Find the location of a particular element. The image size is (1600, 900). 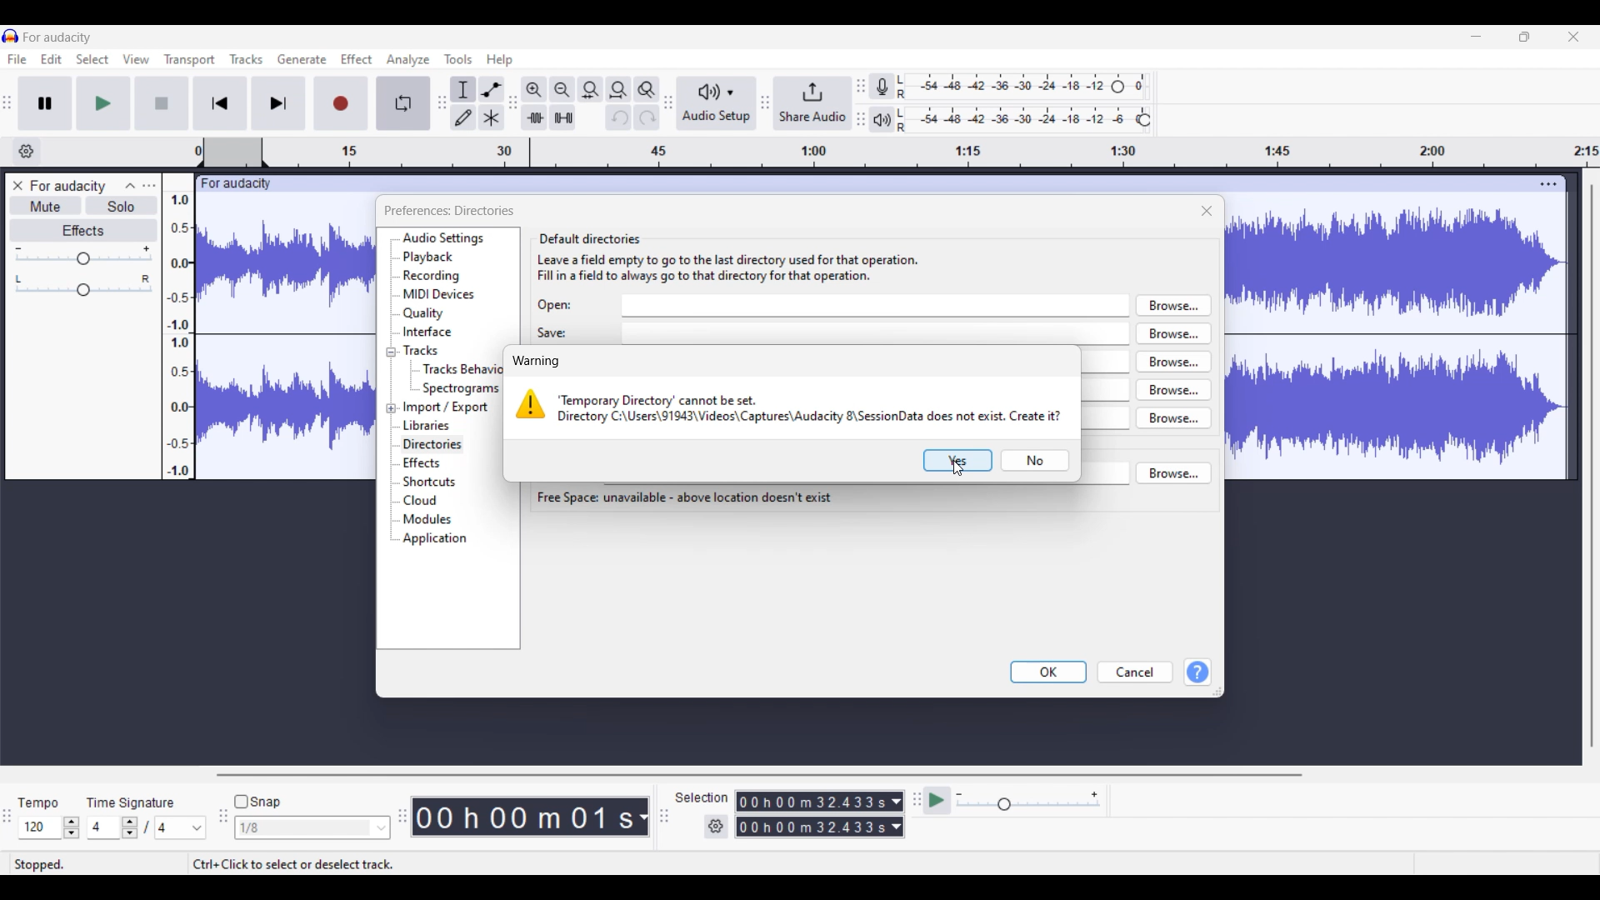

Options for max. time signature is located at coordinates (181, 827).